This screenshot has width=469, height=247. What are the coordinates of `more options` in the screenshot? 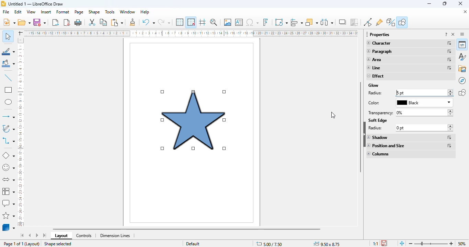 It's located at (450, 137).